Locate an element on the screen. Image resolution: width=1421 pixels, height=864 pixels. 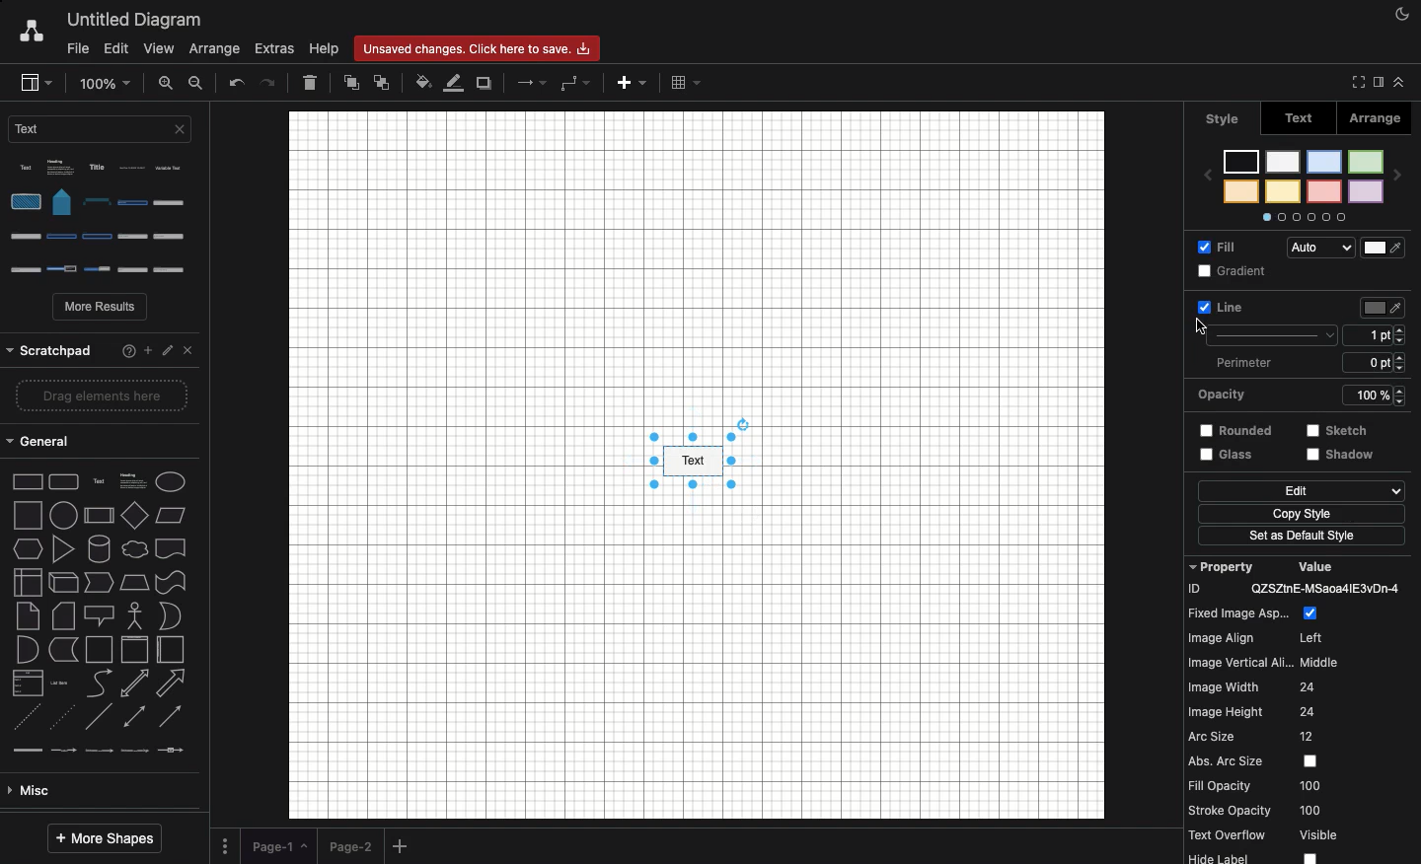
Draw.io is located at coordinates (31, 33).